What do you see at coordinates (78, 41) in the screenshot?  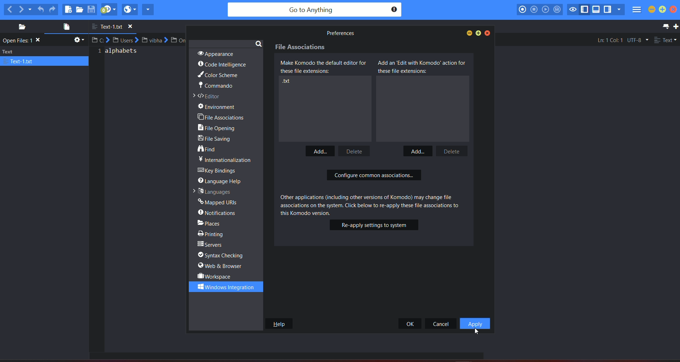 I see `settings` at bounding box center [78, 41].